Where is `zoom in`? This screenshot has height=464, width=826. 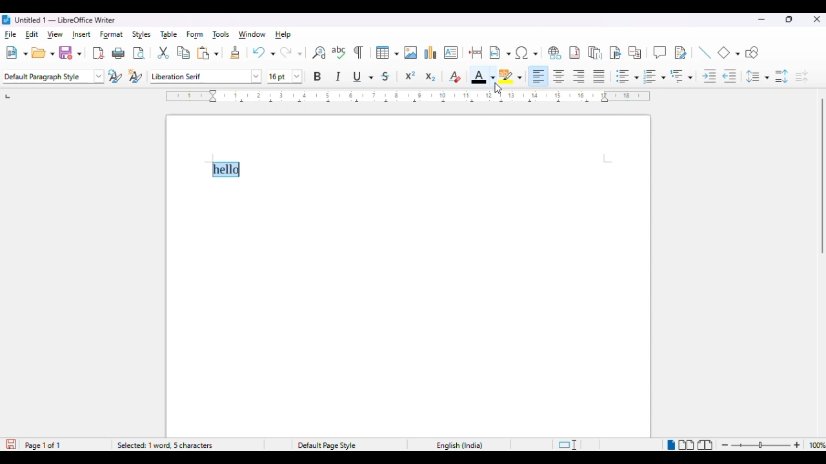 zoom in is located at coordinates (796, 445).